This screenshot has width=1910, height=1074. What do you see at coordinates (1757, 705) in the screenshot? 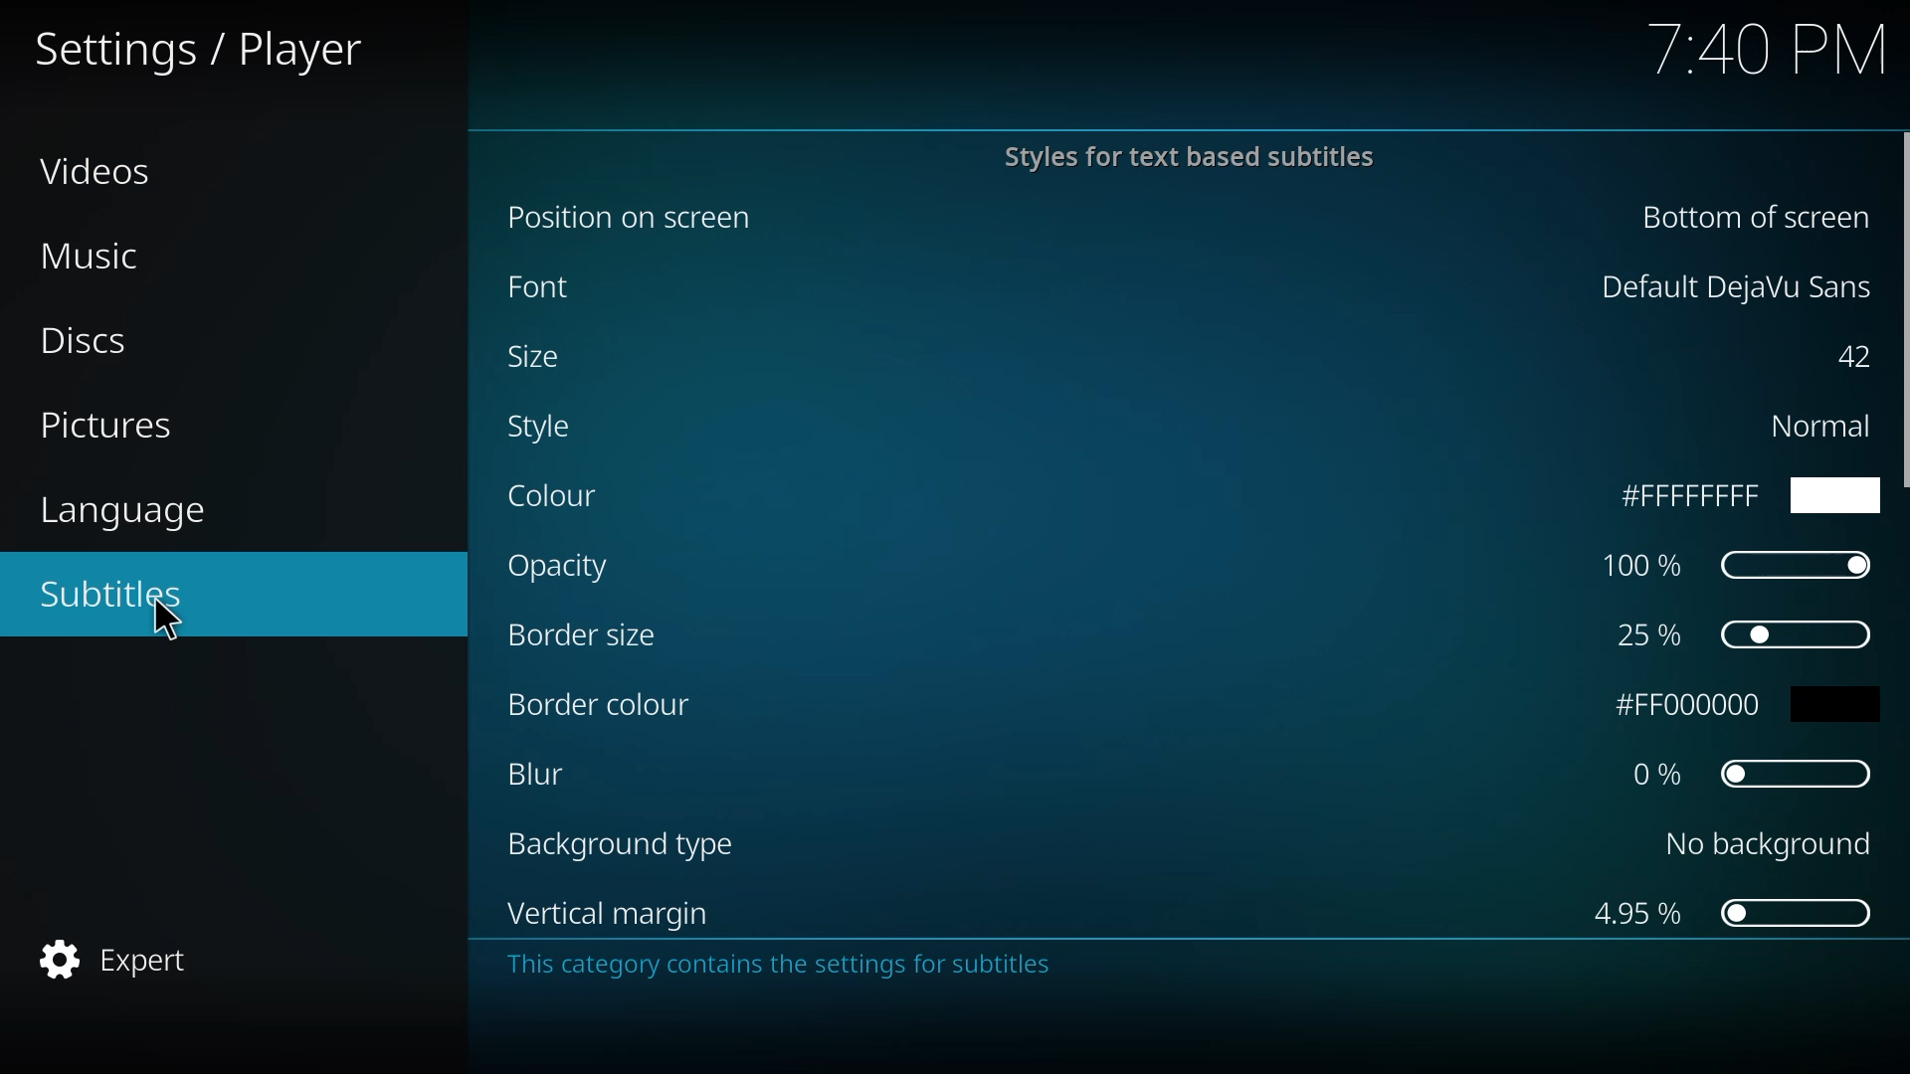
I see `fff000` at bounding box center [1757, 705].